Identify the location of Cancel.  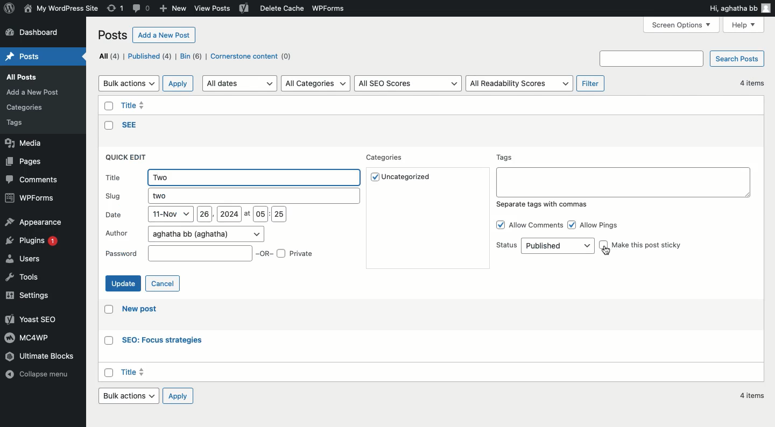
(164, 283).